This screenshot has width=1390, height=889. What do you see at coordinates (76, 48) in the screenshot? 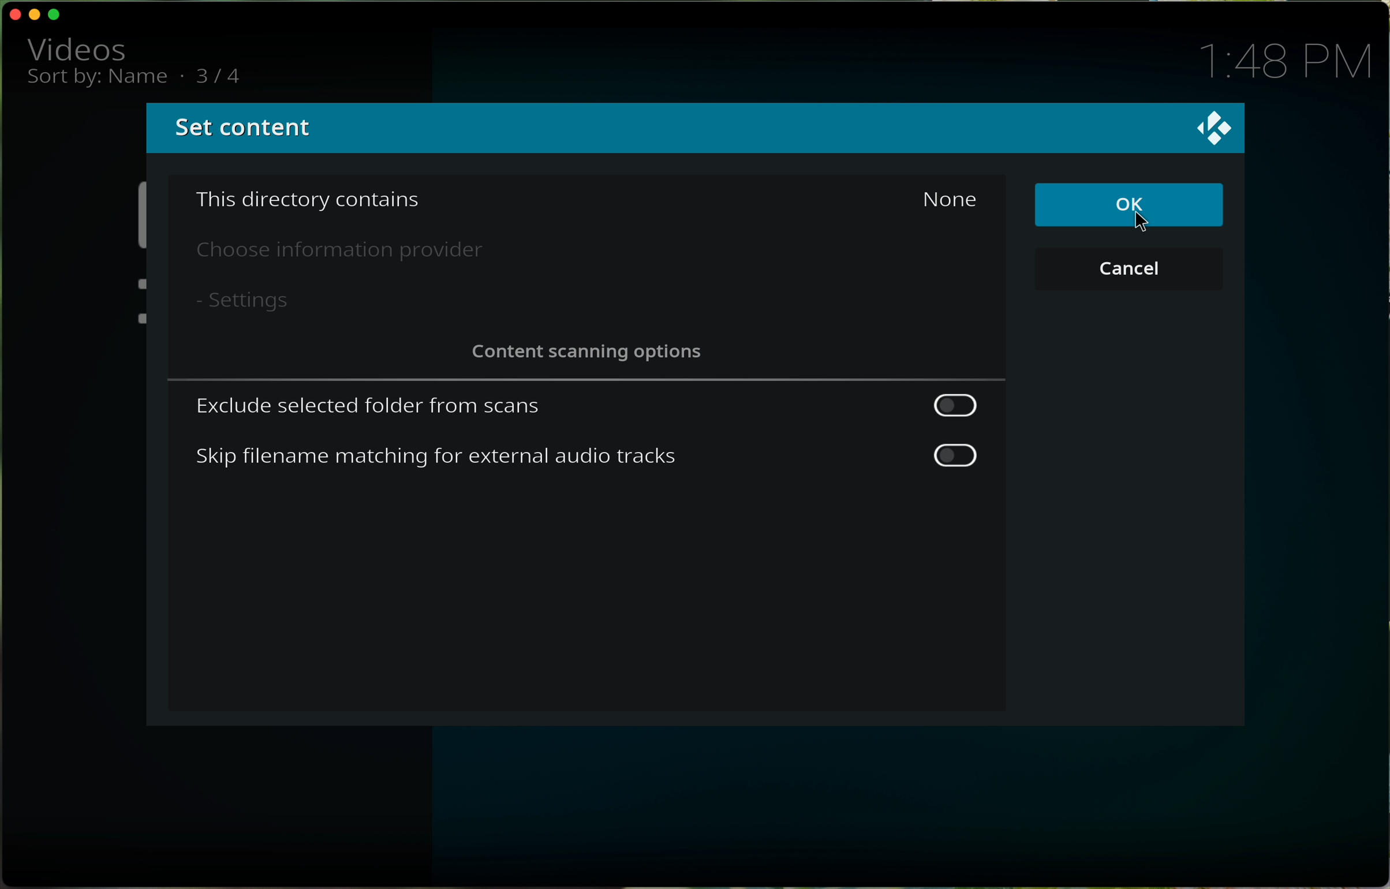
I see `video` at bounding box center [76, 48].